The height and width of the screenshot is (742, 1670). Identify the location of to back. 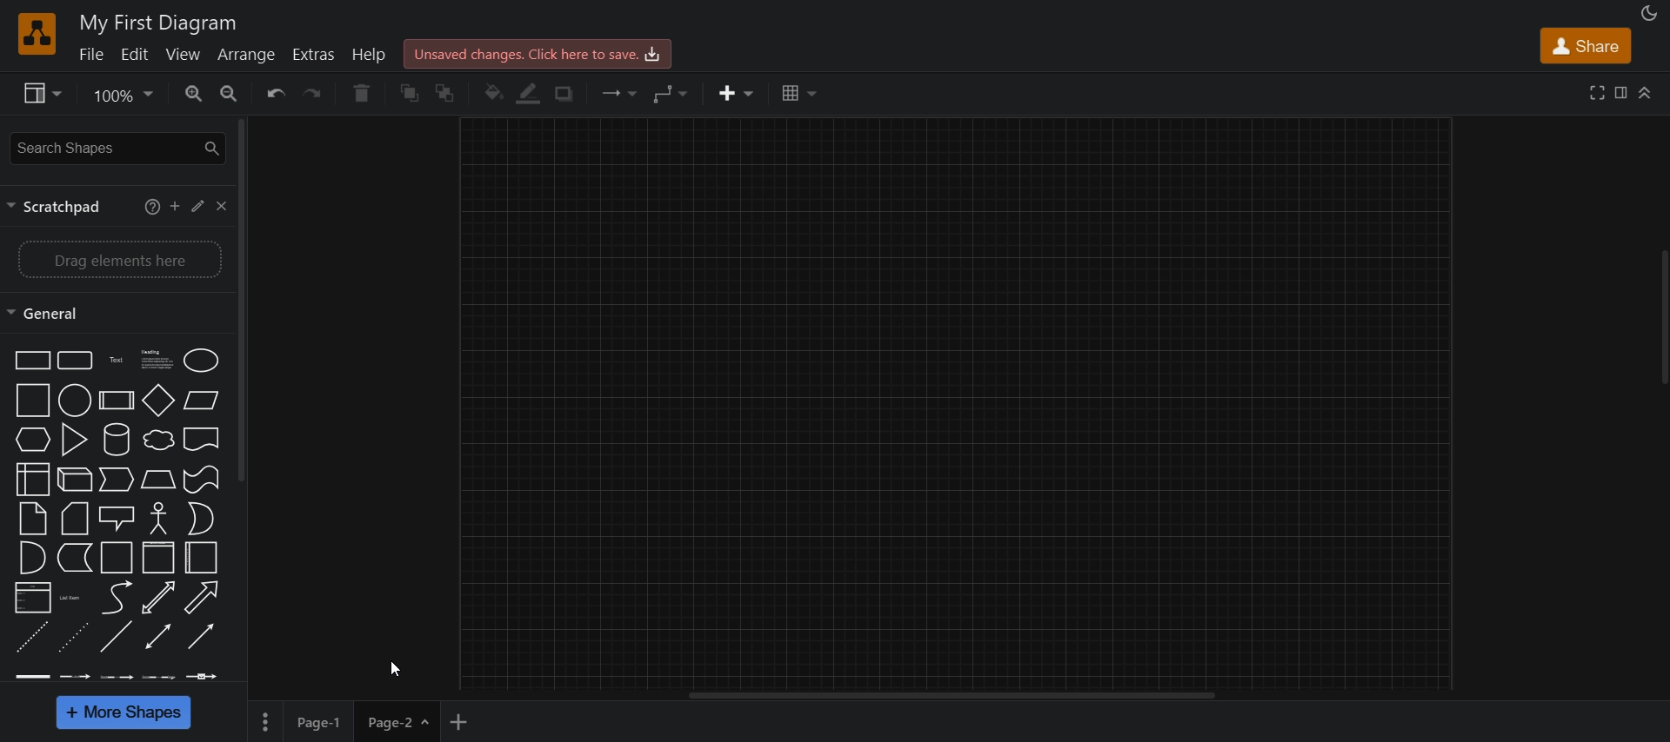
(451, 95).